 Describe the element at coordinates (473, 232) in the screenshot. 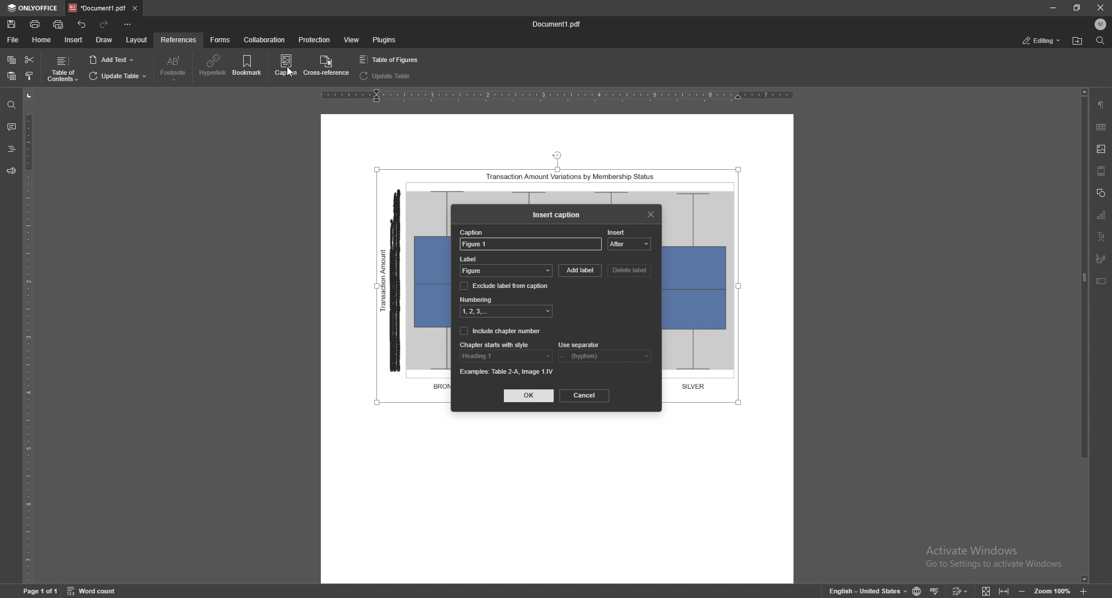

I see `caption` at that location.